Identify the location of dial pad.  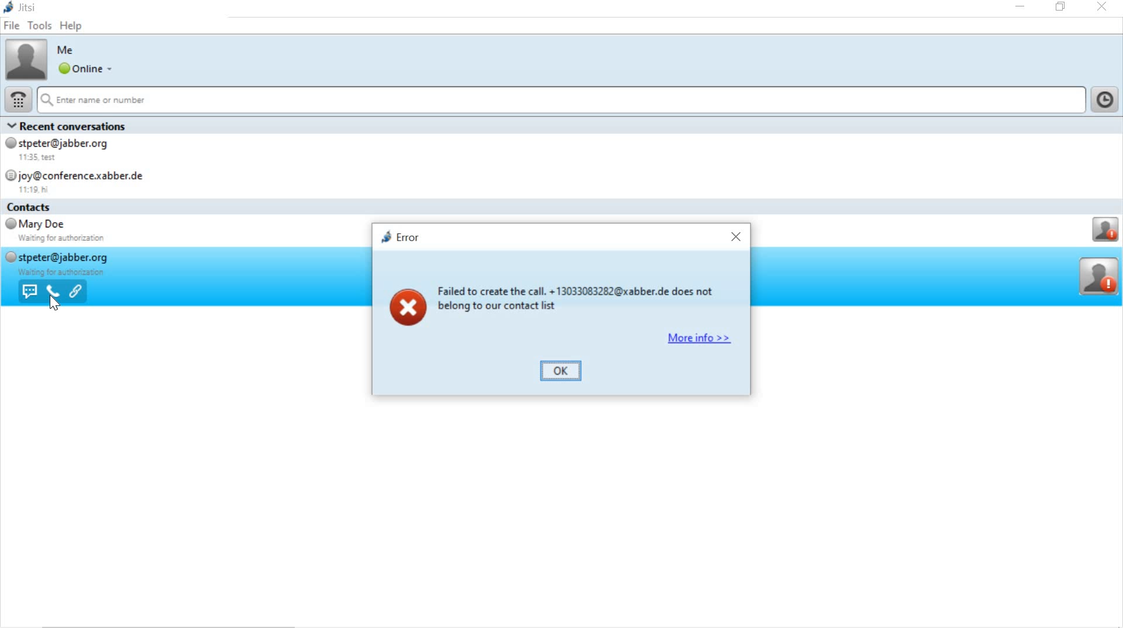
(18, 98).